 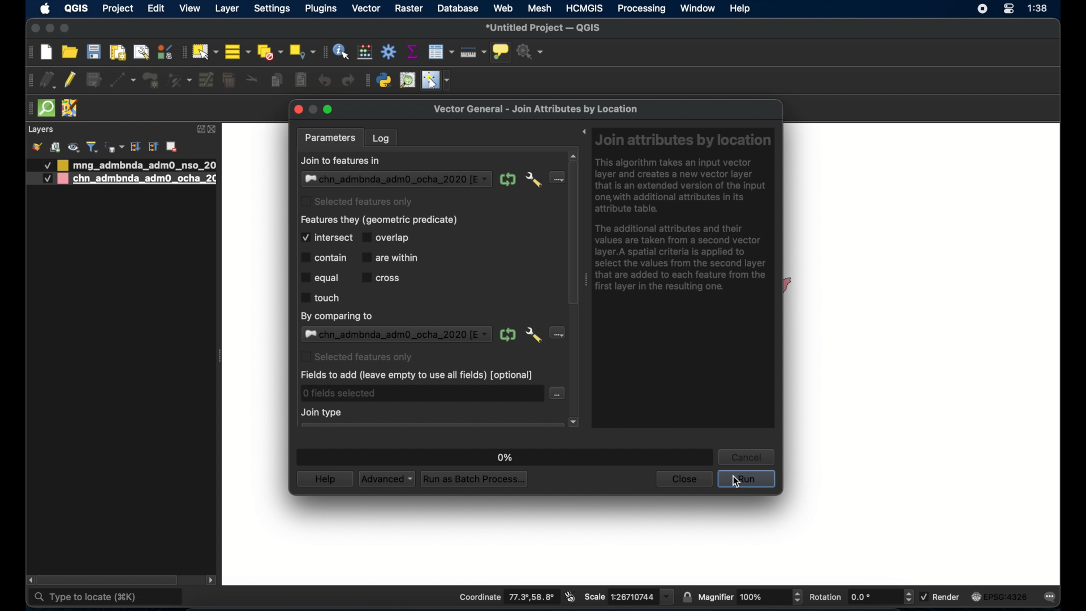 What do you see at coordinates (683, 479) in the screenshot?
I see `close` at bounding box center [683, 479].